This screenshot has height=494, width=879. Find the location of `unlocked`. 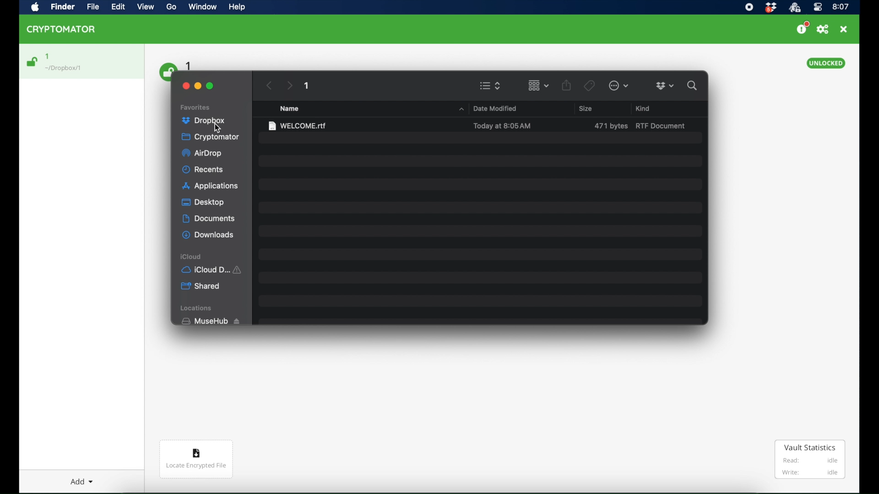

unlocked is located at coordinates (826, 63).